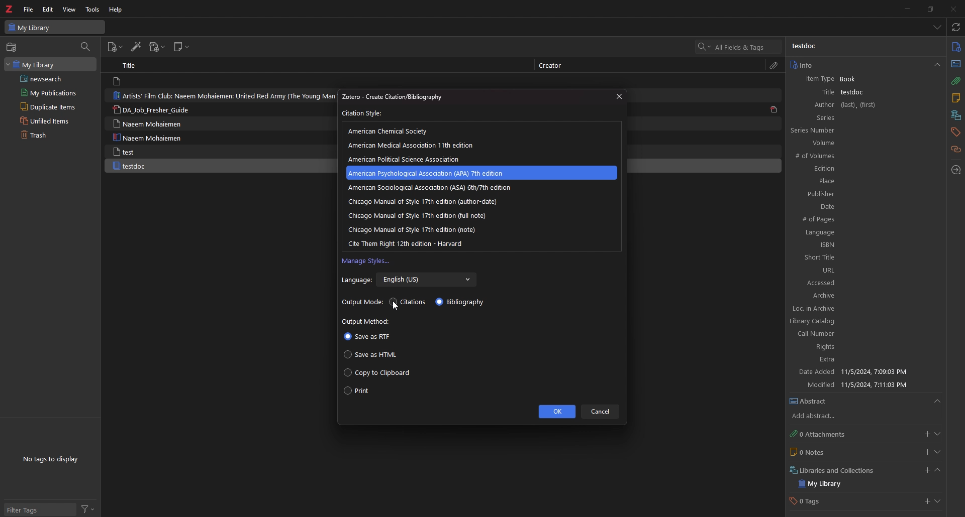 The width and height of the screenshot is (965, 517). Describe the element at coordinates (28, 10) in the screenshot. I see `file` at that location.